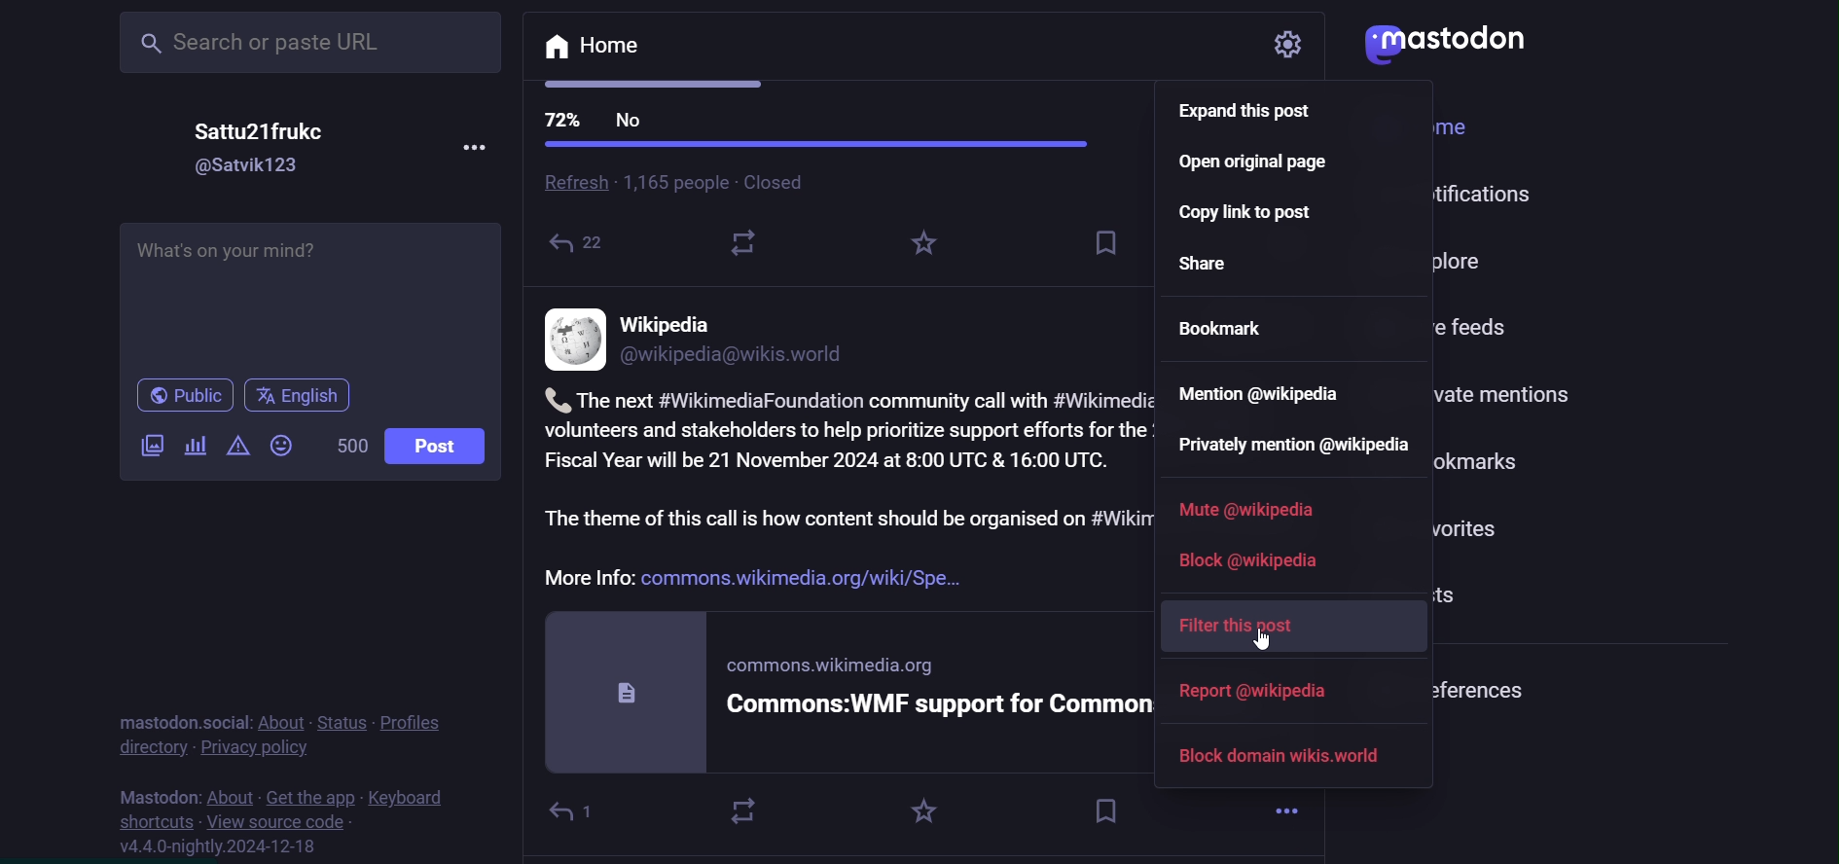  What do you see at coordinates (284, 821) in the screenshot?
I see `source code` at bounding box center [284, 821].